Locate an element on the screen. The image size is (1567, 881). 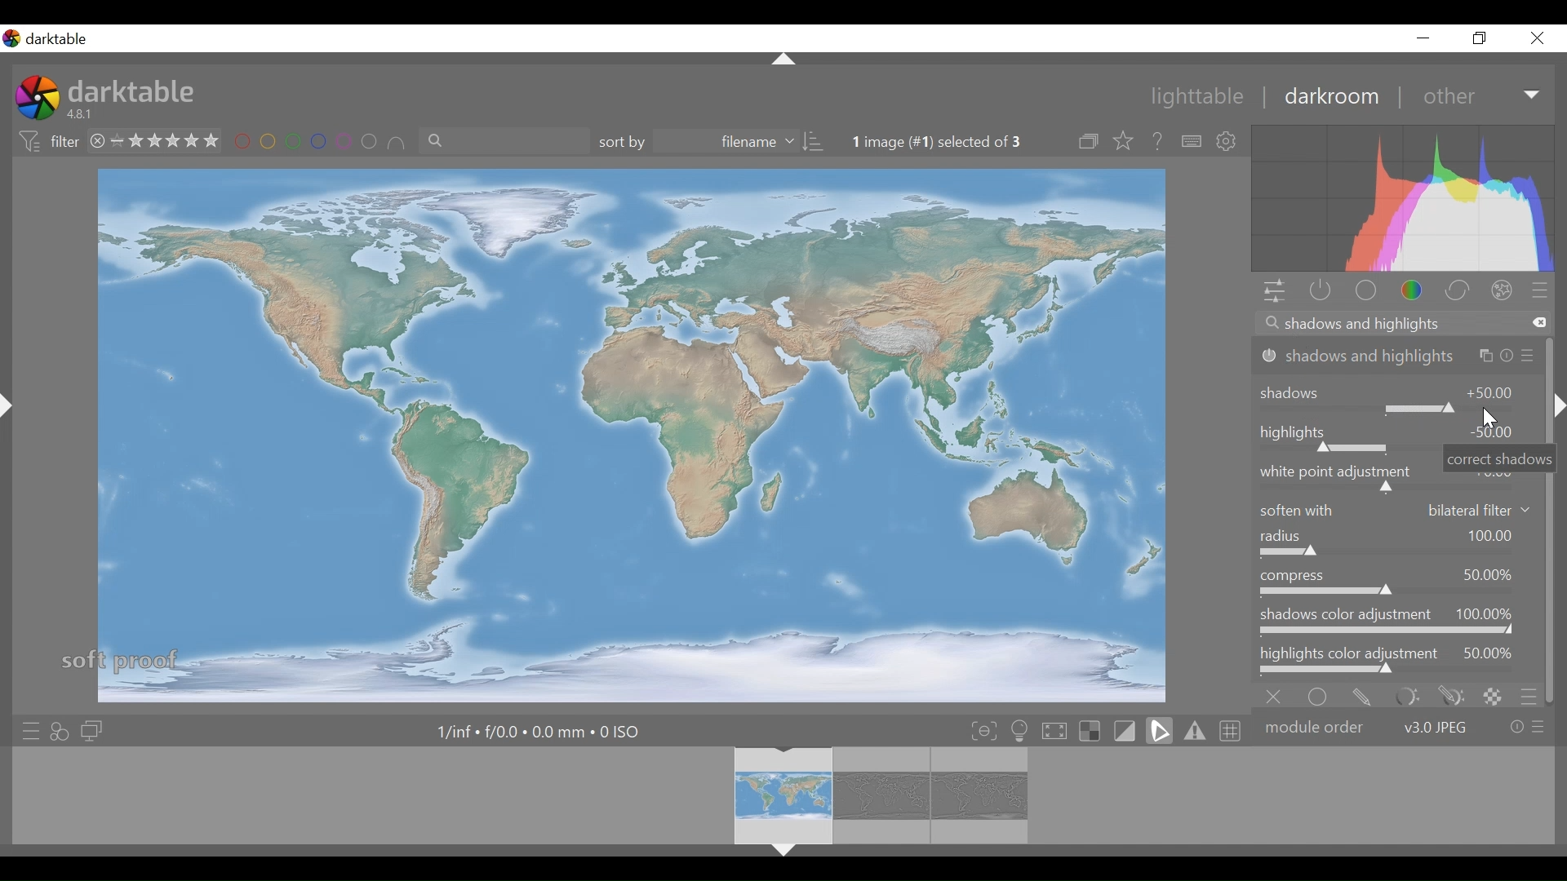
histogram is located at coordinates (1405, 198).